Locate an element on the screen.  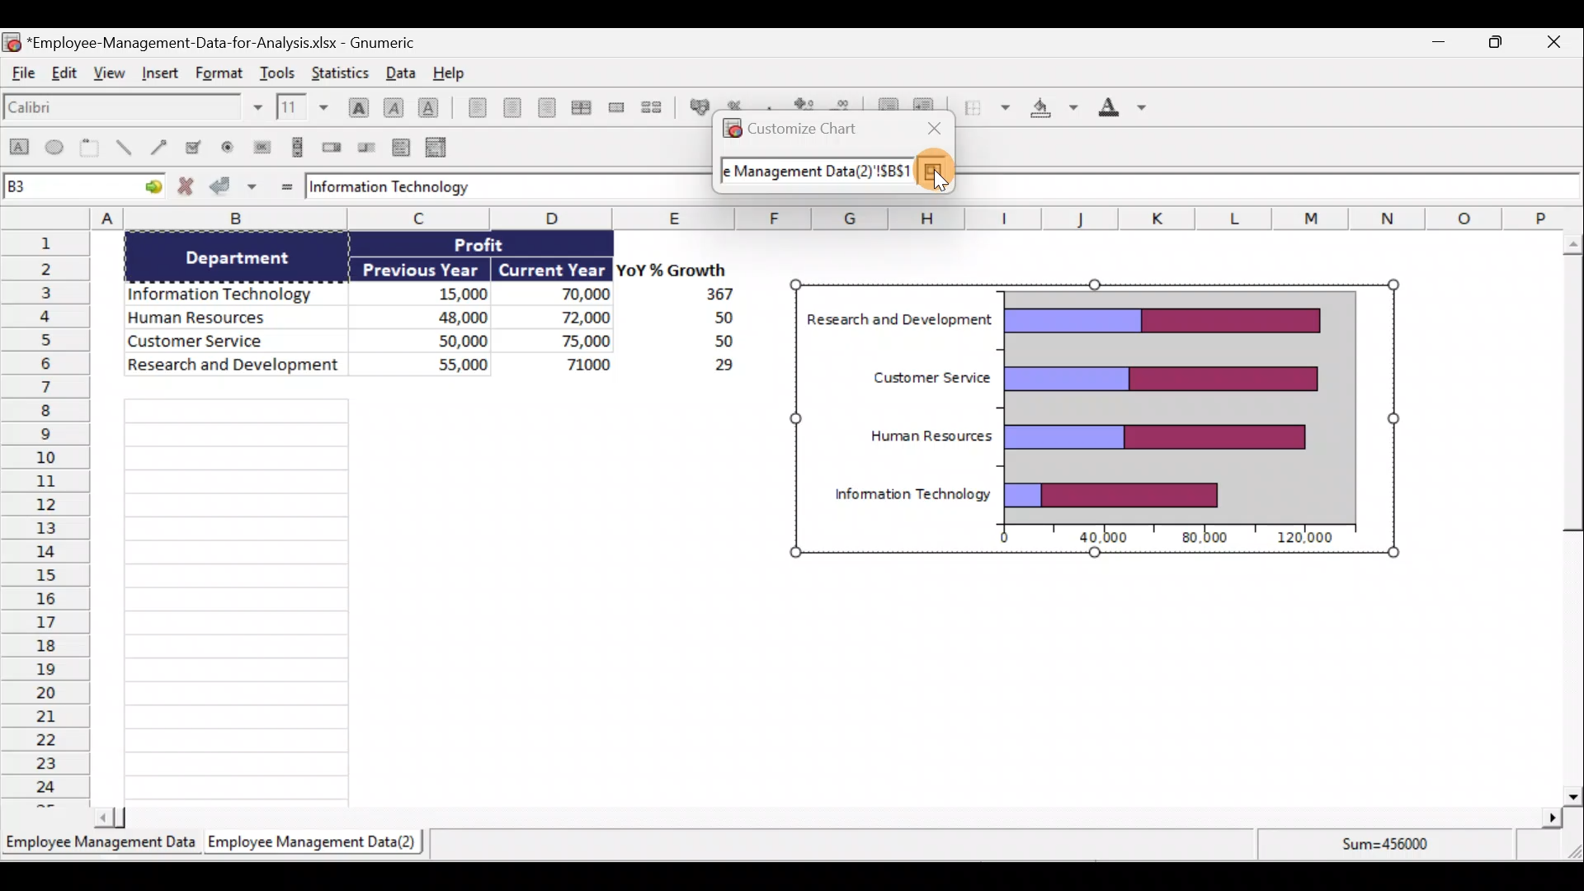
Borders is located at coordinates (986, 111).